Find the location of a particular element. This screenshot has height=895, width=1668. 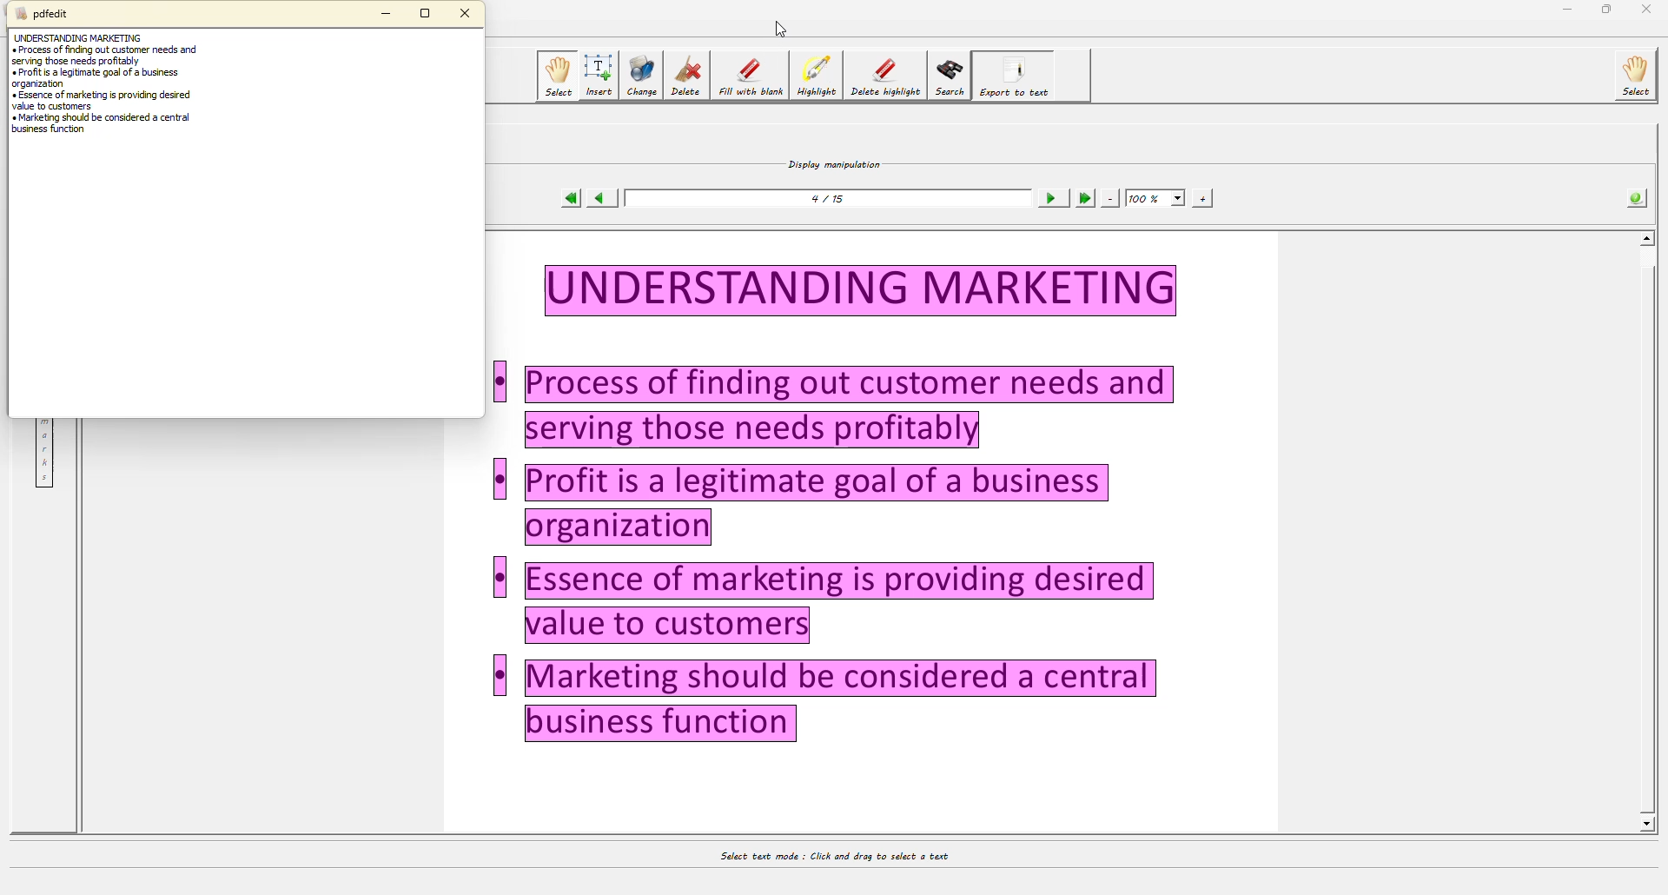

select is located at coordinates (556, 76).